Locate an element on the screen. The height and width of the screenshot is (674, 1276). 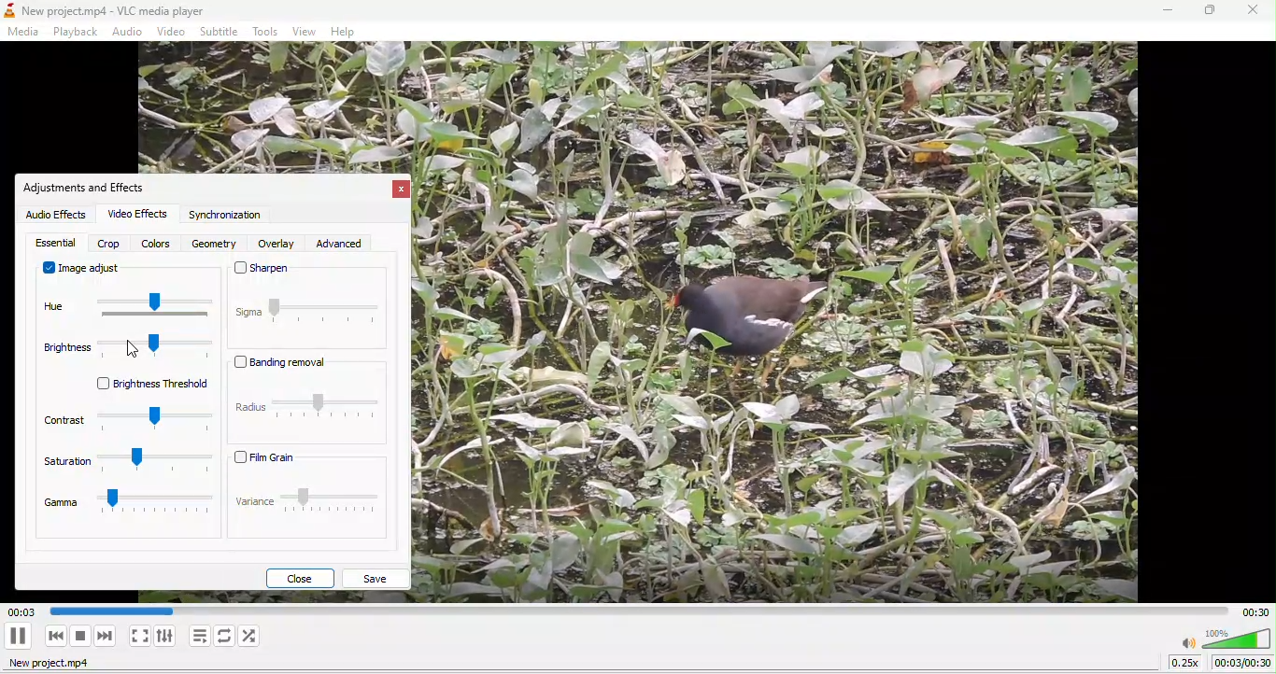
hue is located at coordinates (127, 309).